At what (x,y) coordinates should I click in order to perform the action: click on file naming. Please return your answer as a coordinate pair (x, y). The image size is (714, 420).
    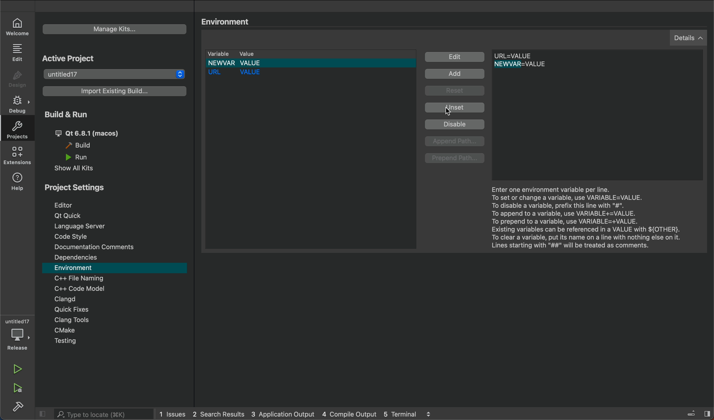
    Looking at the image, I should click on (82, 278).